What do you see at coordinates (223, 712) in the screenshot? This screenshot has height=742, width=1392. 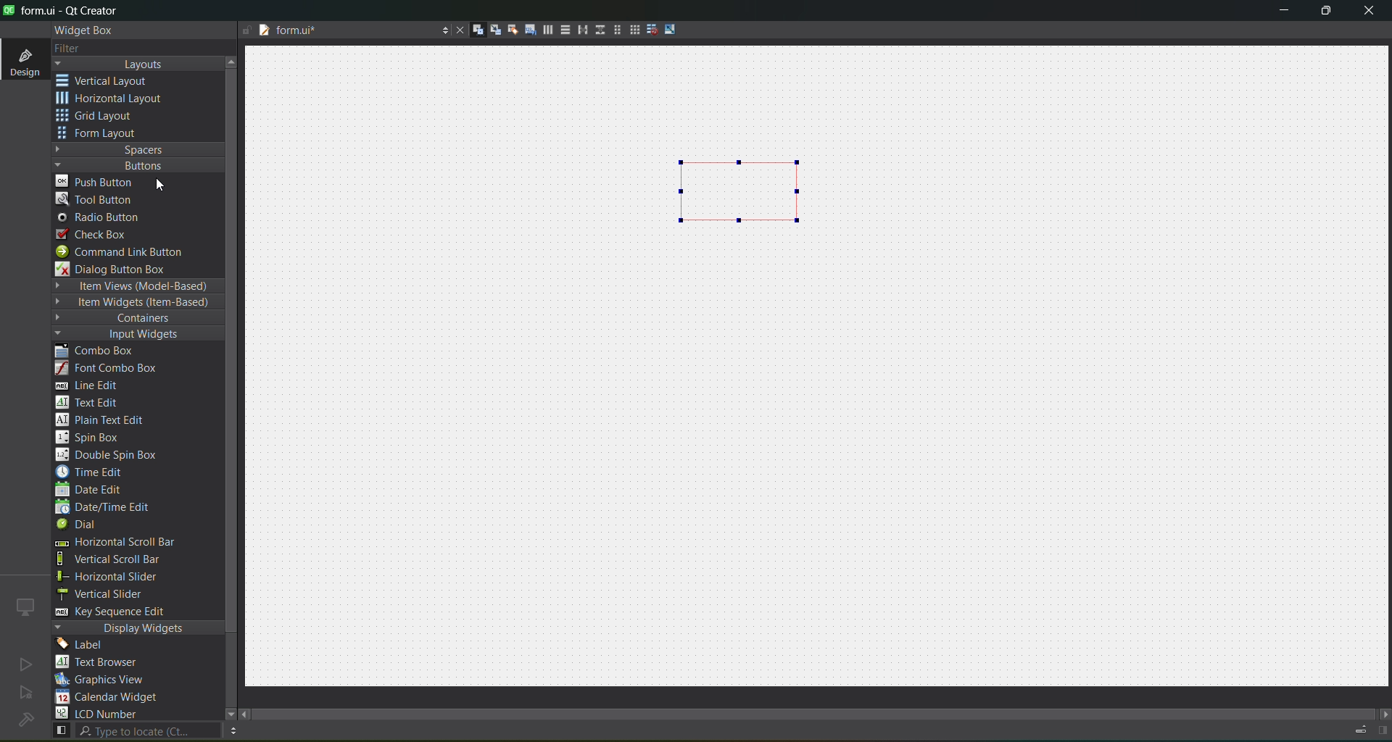 I see `move down` at bounding box center [223, 712].